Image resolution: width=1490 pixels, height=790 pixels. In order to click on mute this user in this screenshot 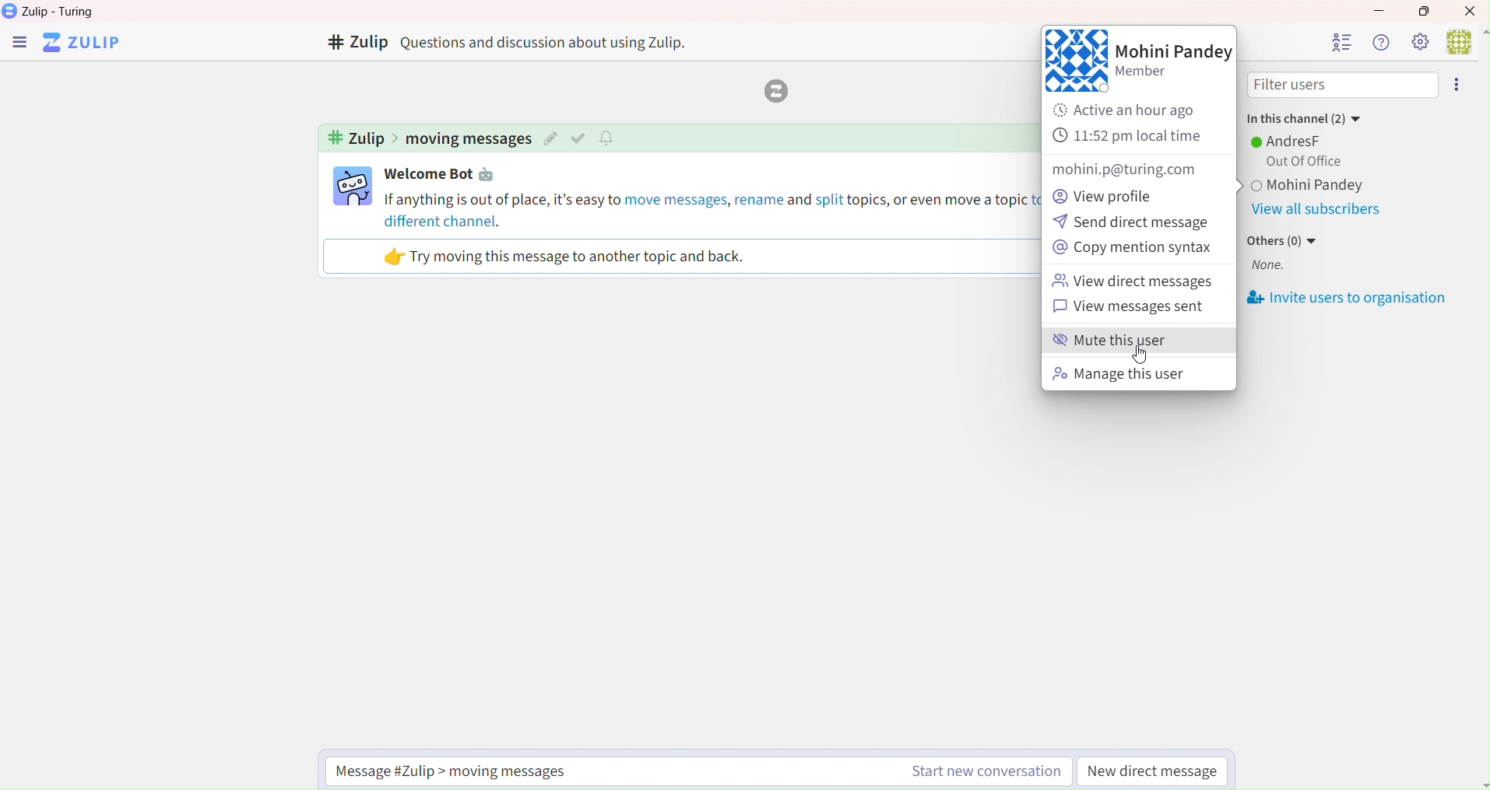, I will do `click(1133, 342)`.